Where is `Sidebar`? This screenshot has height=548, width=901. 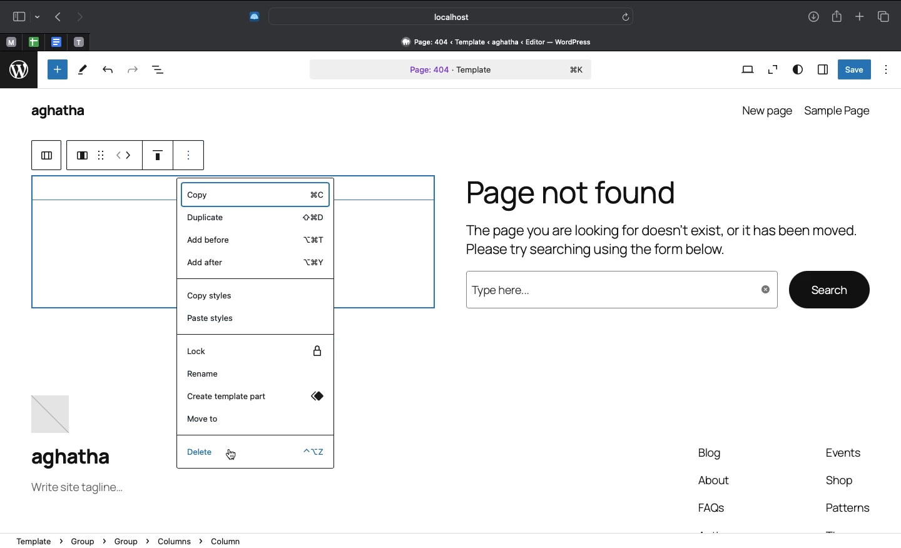
Sidebar is located at coordinates (822, 69).